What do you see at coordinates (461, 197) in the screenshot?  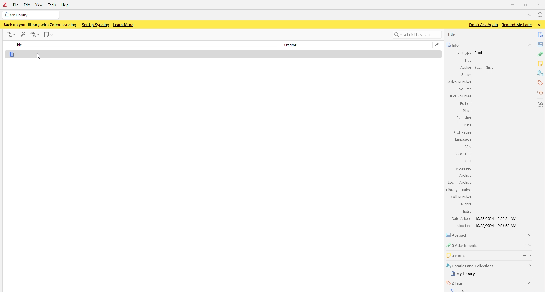 I see `Call Number` at bounding box center [461, 197].